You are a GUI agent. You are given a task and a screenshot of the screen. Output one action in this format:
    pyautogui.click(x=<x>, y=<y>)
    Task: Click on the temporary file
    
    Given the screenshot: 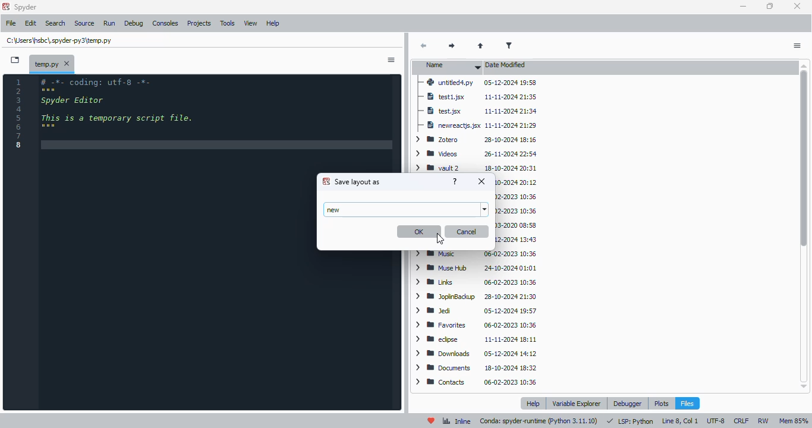 What is the action you would take?
    pyautogui.click(x=52, y=62)
    